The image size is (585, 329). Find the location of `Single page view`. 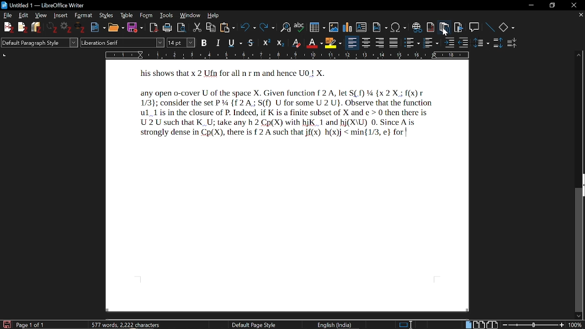

Single page view is located at coordinates (468, 324).